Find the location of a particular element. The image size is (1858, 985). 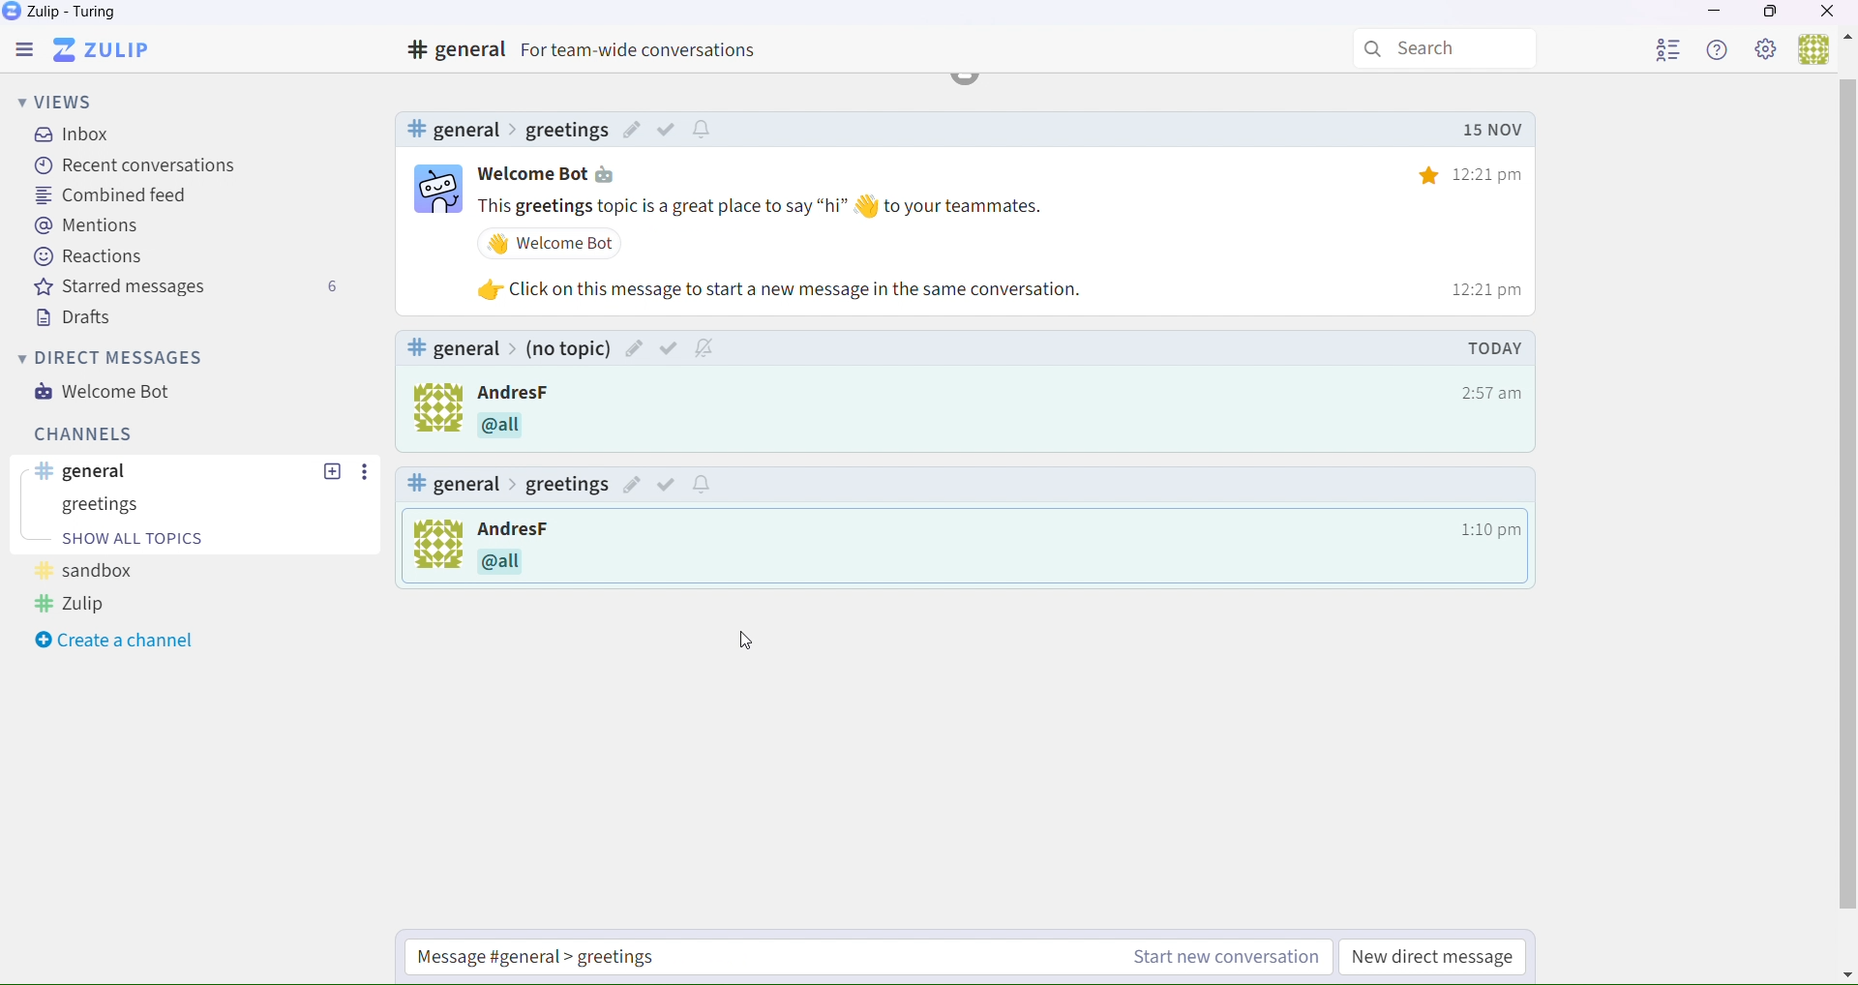

start a conversation is located at coordinates (154, 541).